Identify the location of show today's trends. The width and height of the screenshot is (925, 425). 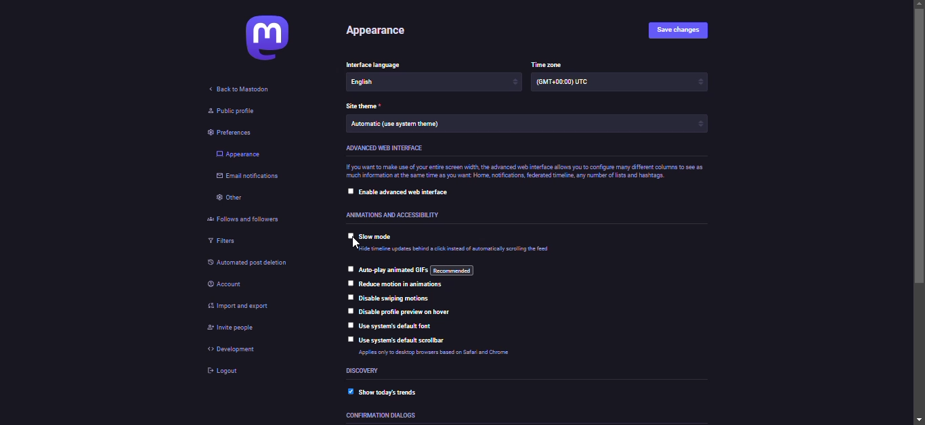
(395, 392).